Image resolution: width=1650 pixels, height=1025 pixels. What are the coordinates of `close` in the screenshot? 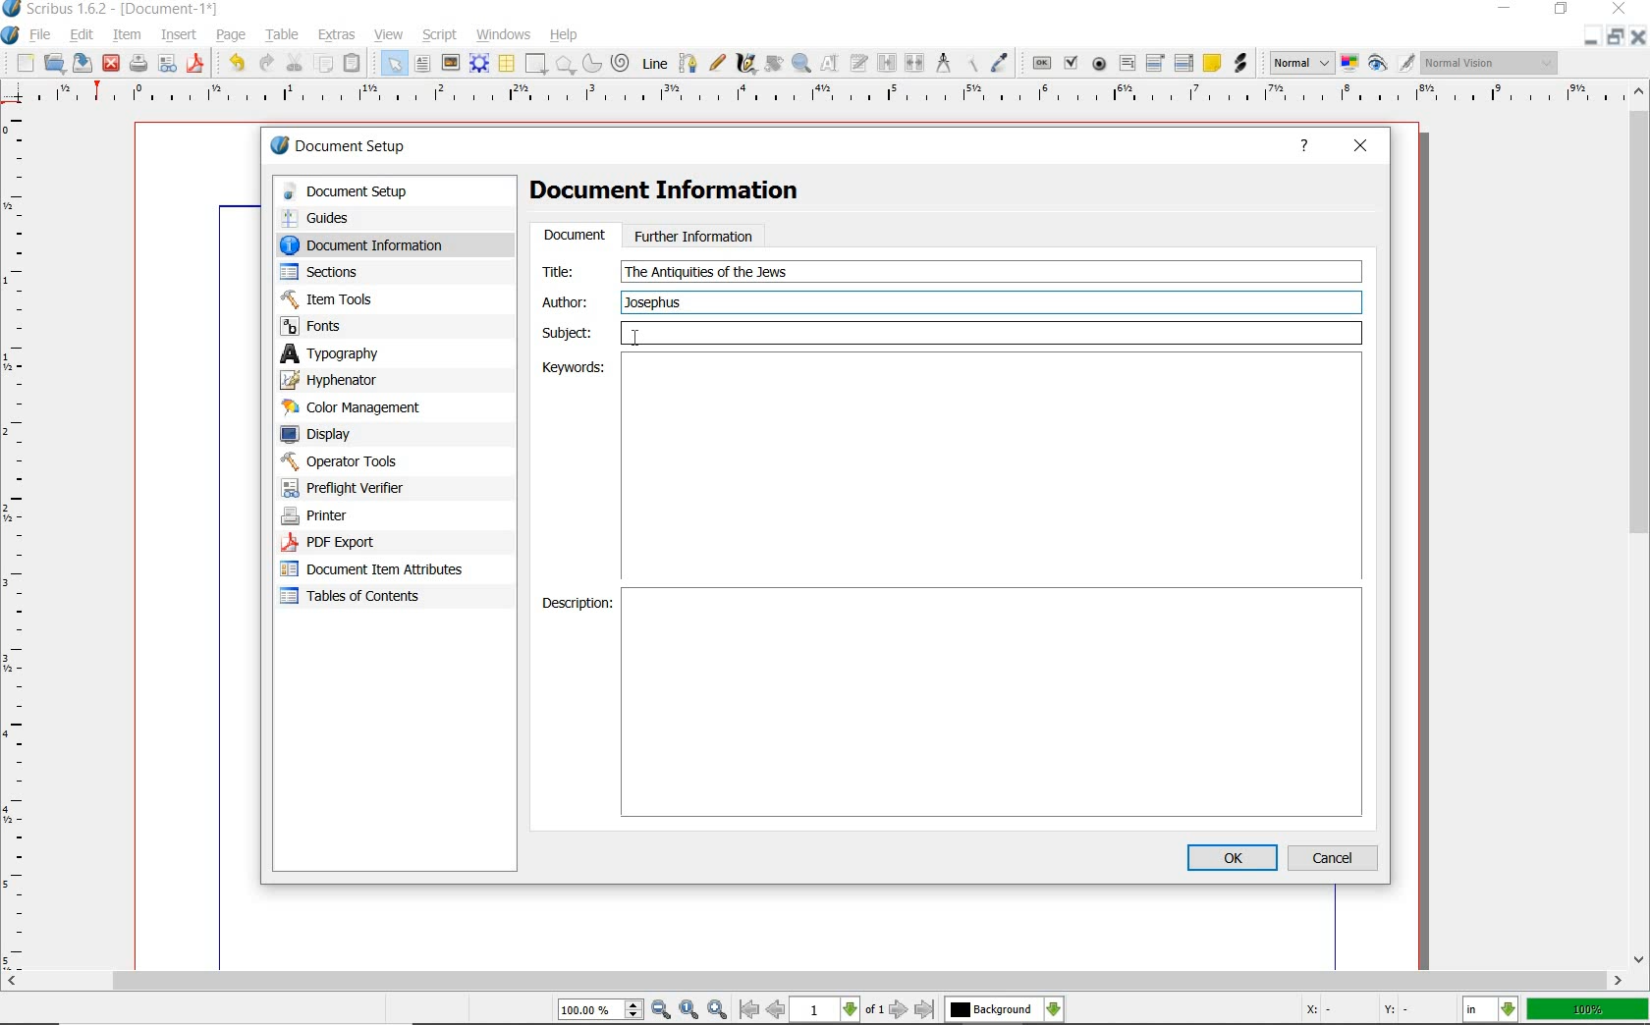 It's located at (1361, 147).